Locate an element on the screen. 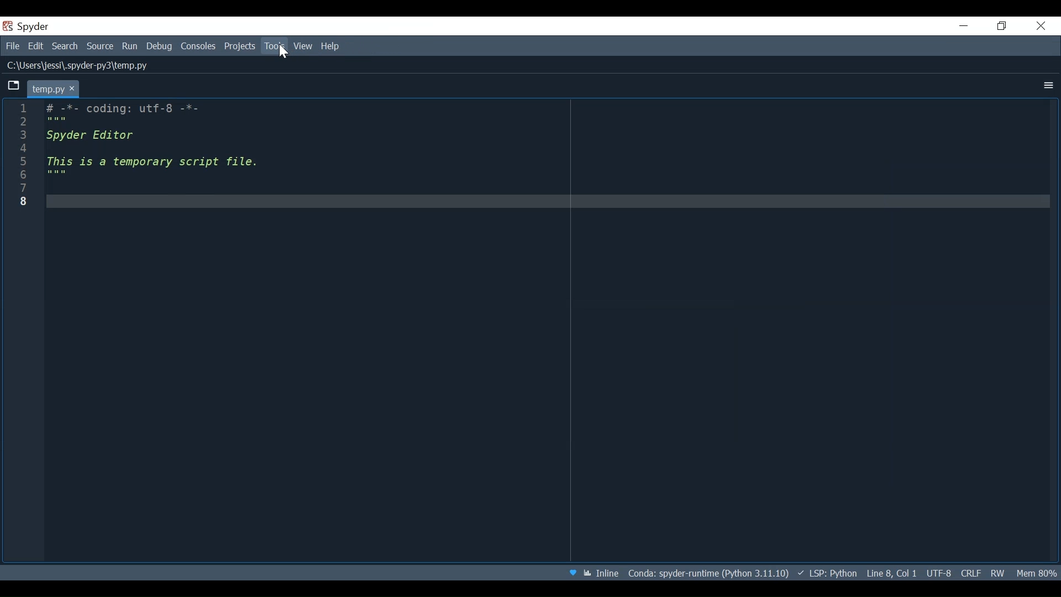 The width and height of the screenshot is (1061, 597). Tools is located at coordinates (276, 46).